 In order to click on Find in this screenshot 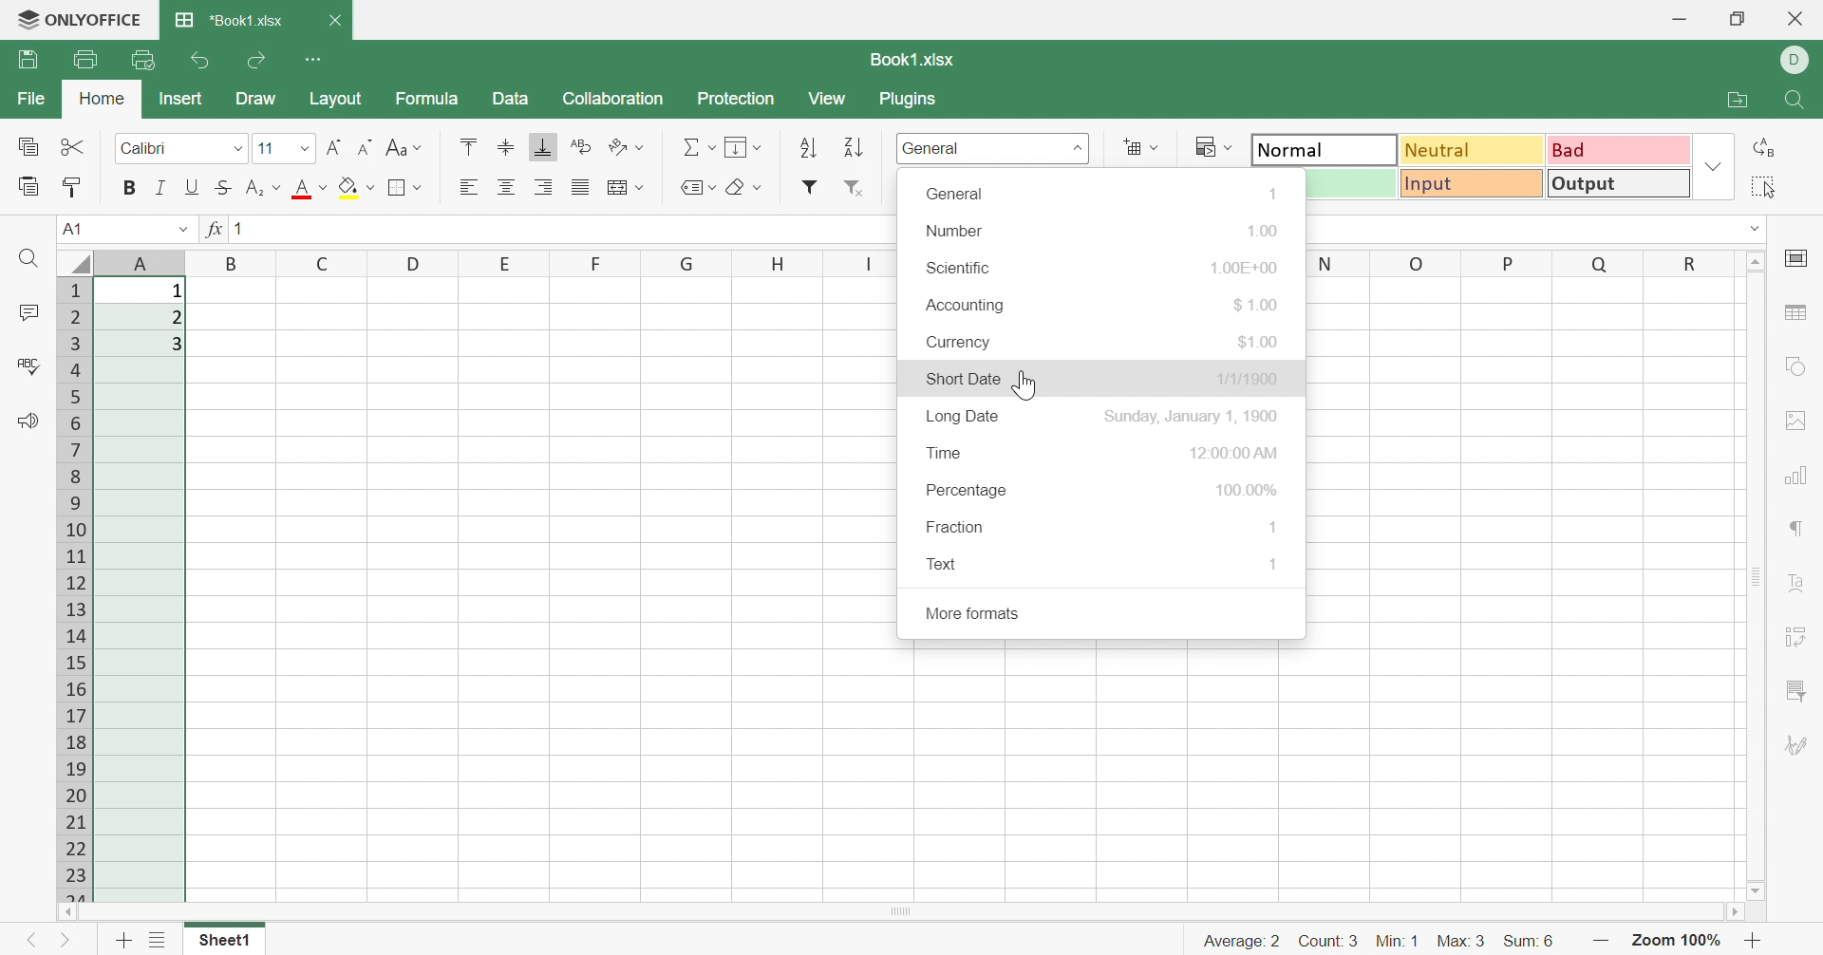, I will do `click(1795, 101)`.